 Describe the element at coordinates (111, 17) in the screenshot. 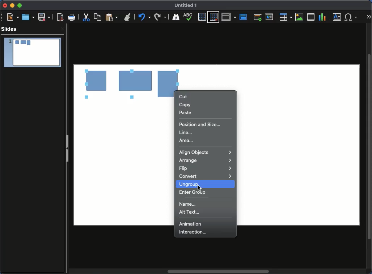

I see `Paste` at that location.